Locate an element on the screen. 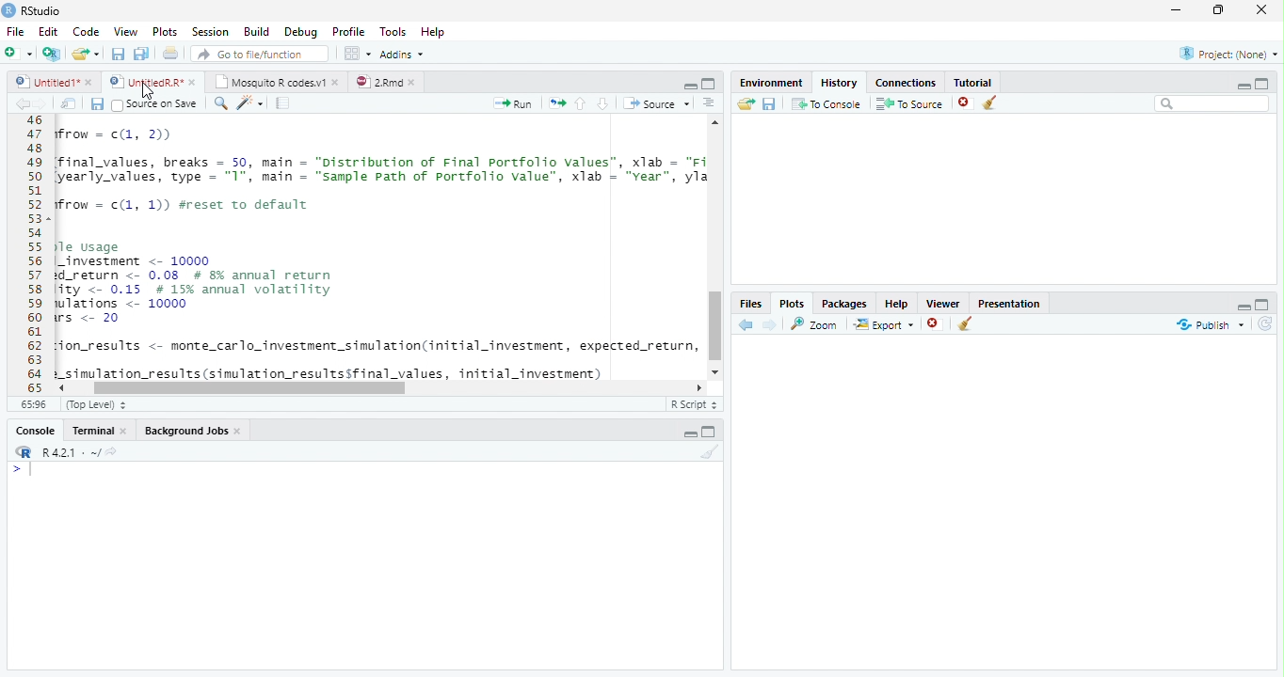  Debug is located at coordinates (299, 32).